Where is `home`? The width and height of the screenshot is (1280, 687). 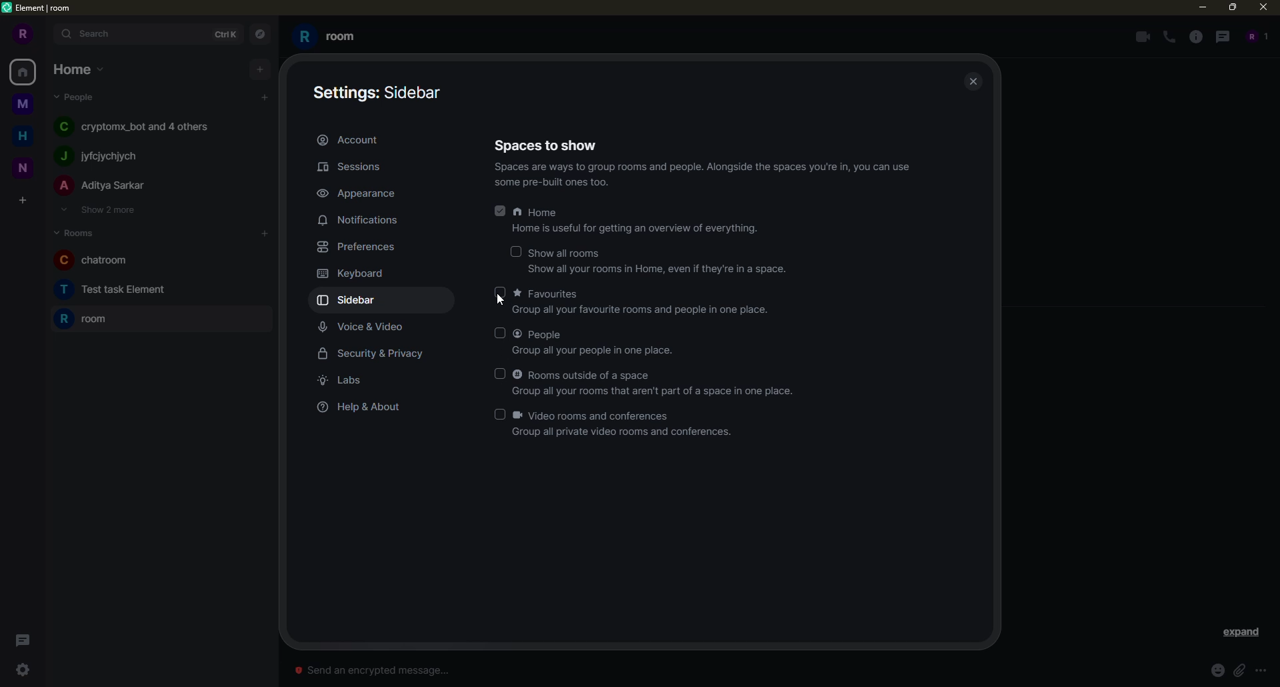 home is located at coordinates (24, 71).